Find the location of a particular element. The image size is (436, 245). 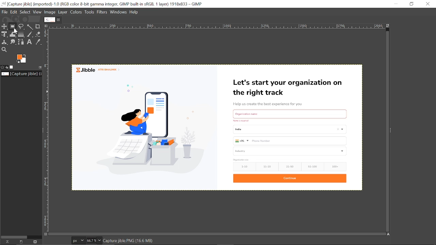

Rectangular select is located at coordinates (12, 28).